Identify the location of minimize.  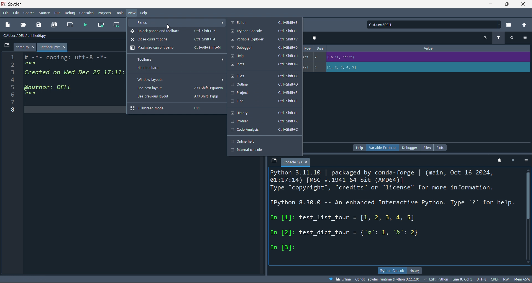
(493, 4).